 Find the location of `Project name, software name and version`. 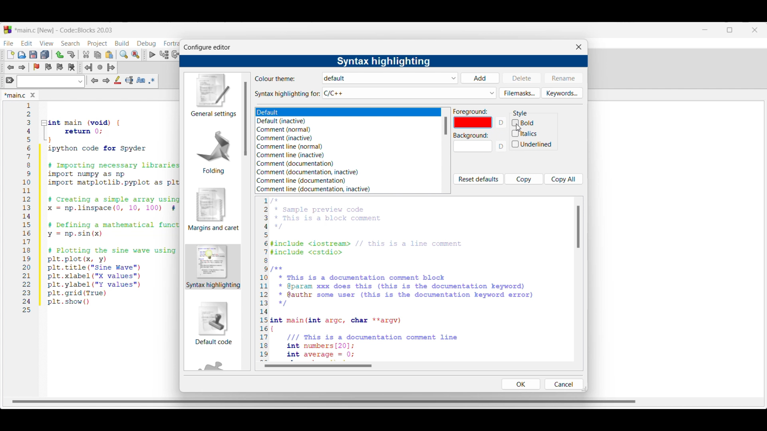

Project name, software name and version is located at coordinates (65, 30).